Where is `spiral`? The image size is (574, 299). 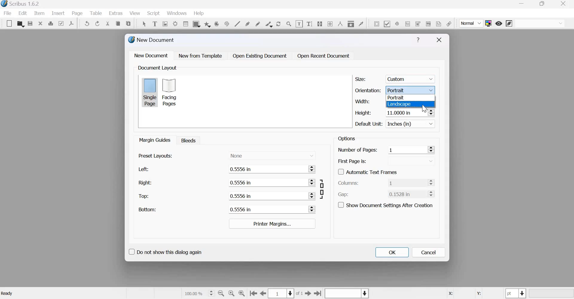
spiral is located at coordinates (226, 23).